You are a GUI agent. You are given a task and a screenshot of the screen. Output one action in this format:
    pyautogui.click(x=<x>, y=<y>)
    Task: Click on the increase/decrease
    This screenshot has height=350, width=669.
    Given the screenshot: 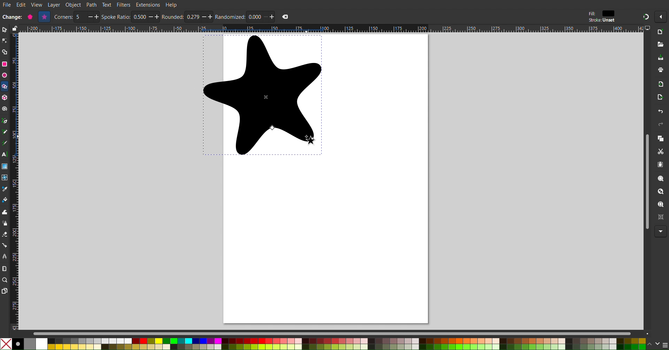 What is the action you would take?
    pyautogui.click(x=207, y=17)
    